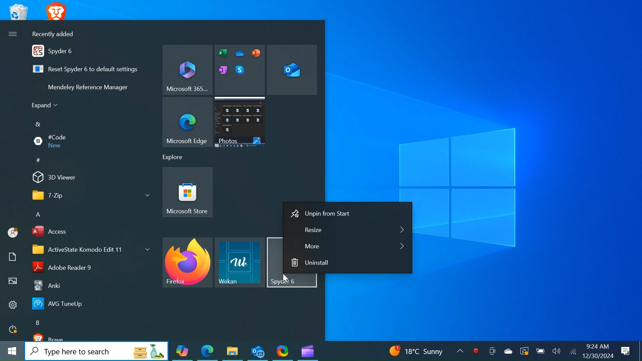  Describe the element at coordinates (188, 261) in the screenshot. I see `Firefox Desktop Icon` at that location.